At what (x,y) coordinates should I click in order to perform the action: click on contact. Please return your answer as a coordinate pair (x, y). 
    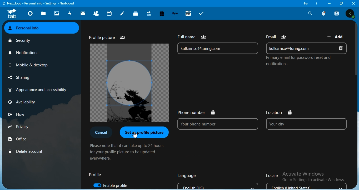
    Looking at the image, I should click on (96, 13).